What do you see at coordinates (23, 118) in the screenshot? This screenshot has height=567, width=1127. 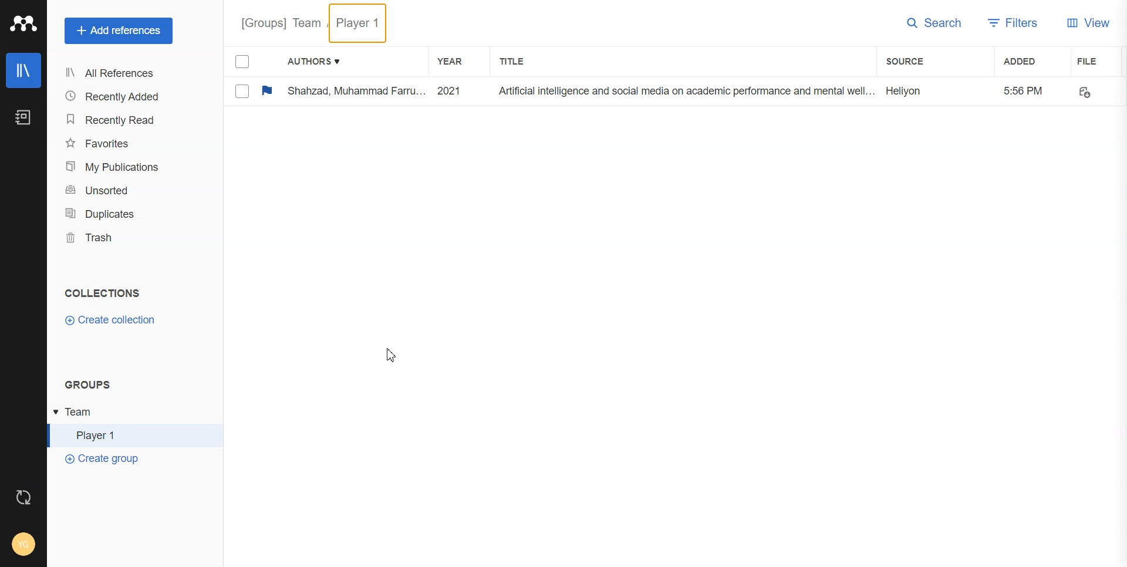 I see `Notebook` at bounding box center [23, 118].